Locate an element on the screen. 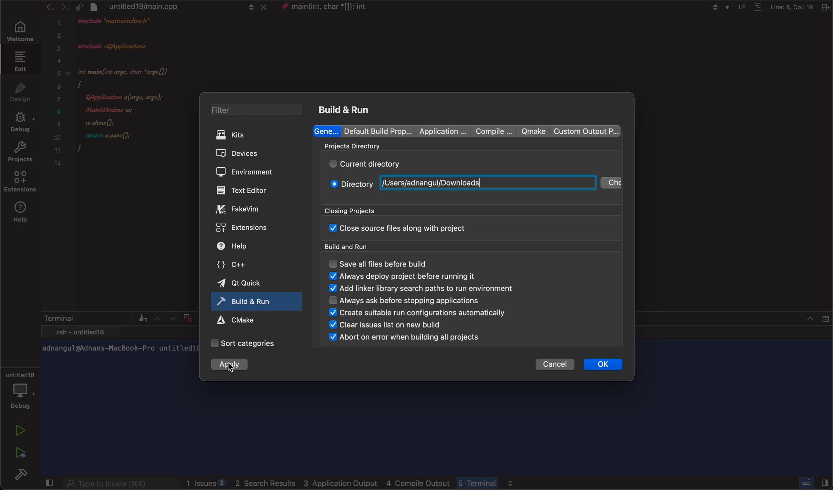 The image size is (833, 490). editor is located at coordinates (245, 190).